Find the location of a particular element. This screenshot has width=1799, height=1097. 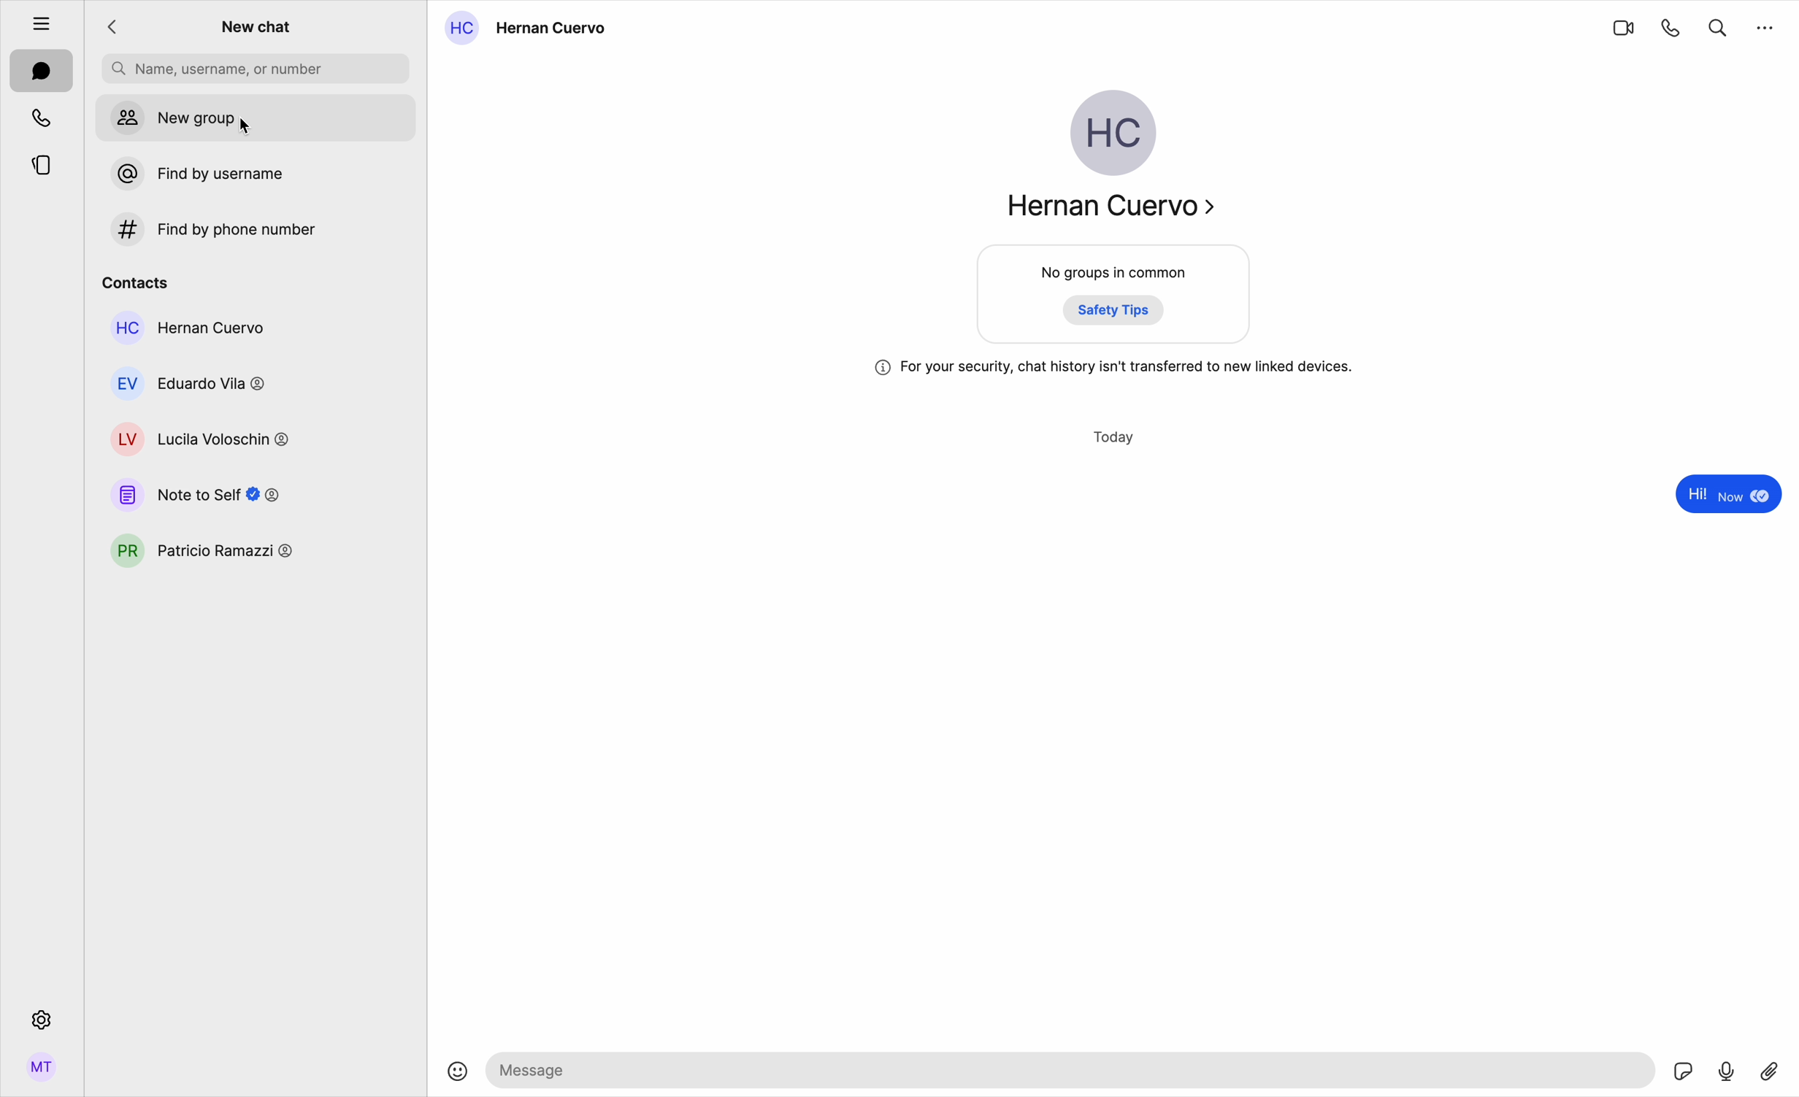

call is located at coordinates (1672, 27).